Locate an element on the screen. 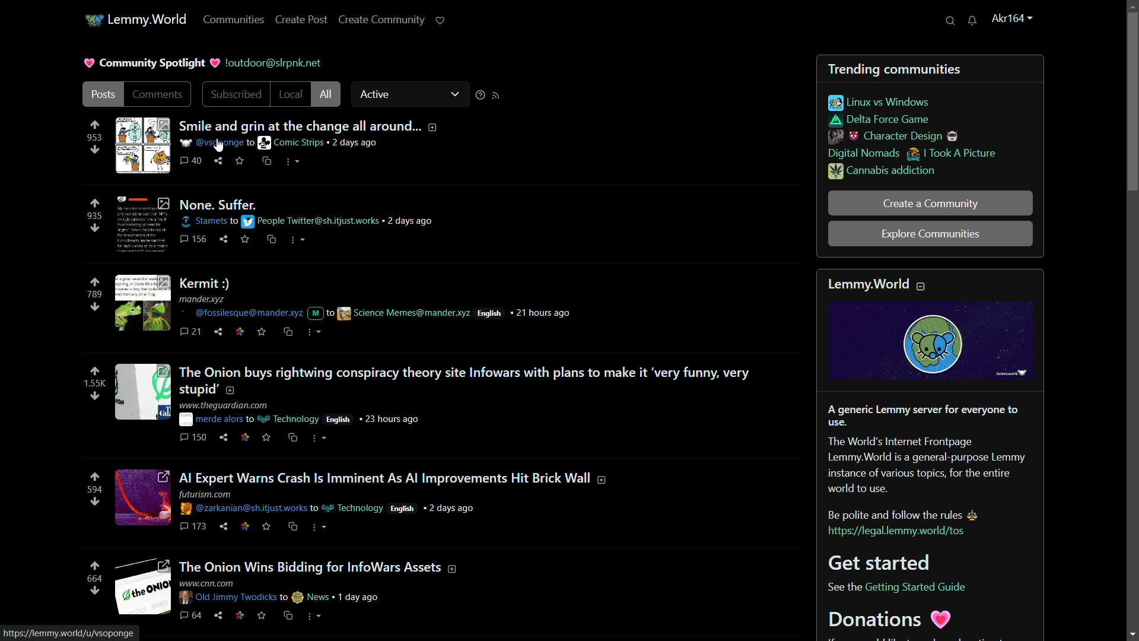 Image resolution: width=1139 pixels, height=641 pixels. server name is located at coordinates (273, 63).